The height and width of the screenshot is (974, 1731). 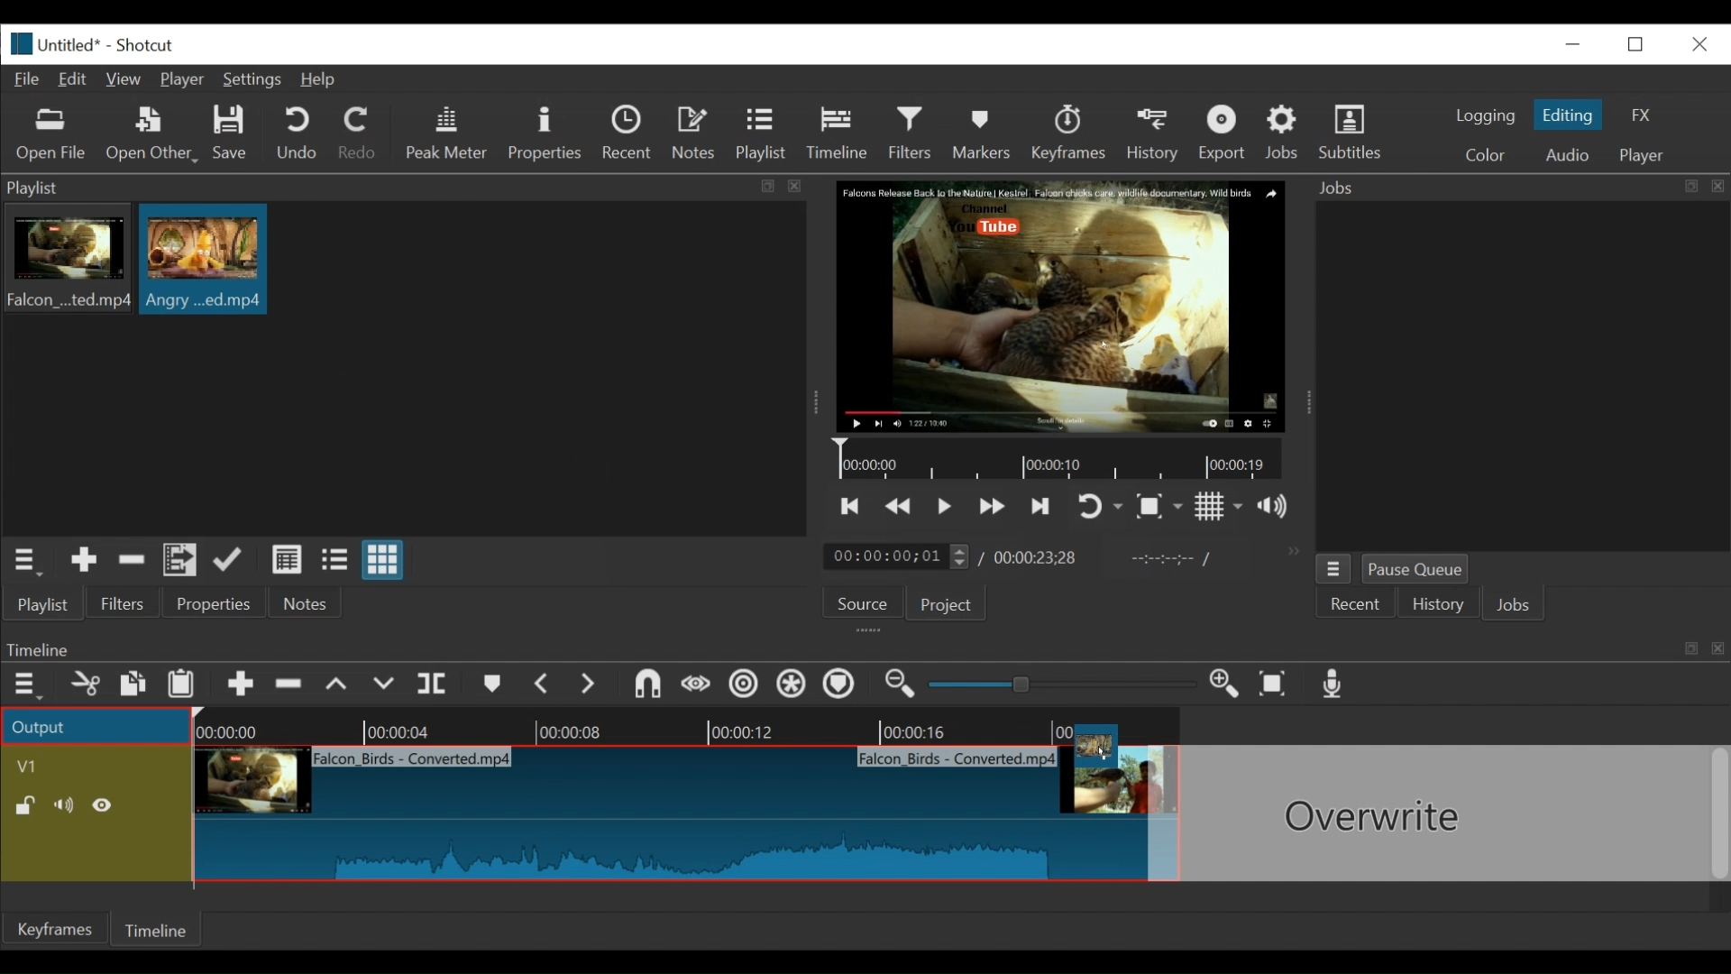 I want to click on overwrite, so click(x=387, y=685).